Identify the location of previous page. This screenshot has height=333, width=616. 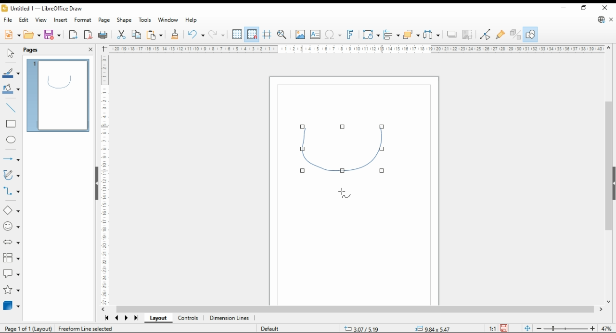
(117, 318).